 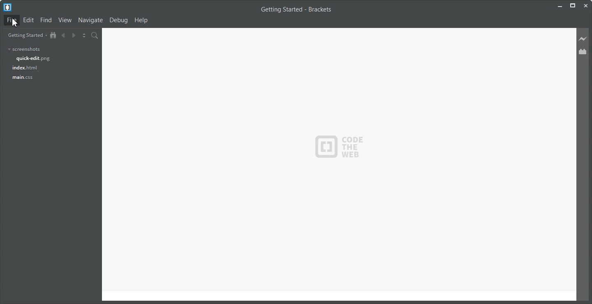 I want to click on Navigate Forward, so click(x=74, y=35).